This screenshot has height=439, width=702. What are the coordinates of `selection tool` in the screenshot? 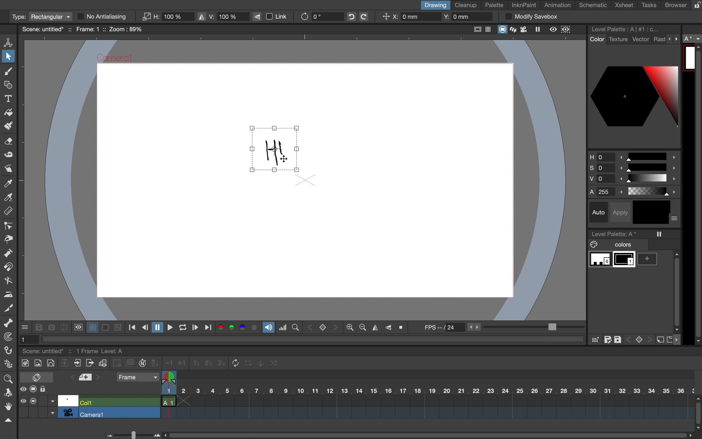 It's located at (8, 57).